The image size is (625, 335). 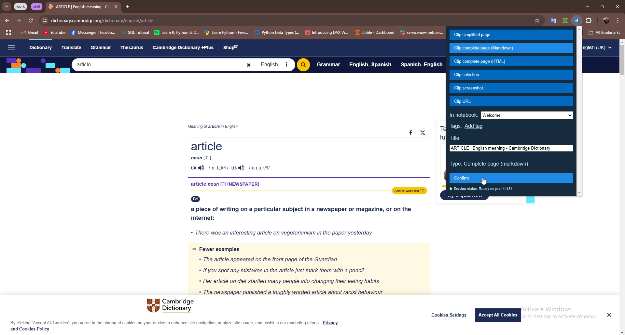 I want to click on Close, so click(x=609, y=315).